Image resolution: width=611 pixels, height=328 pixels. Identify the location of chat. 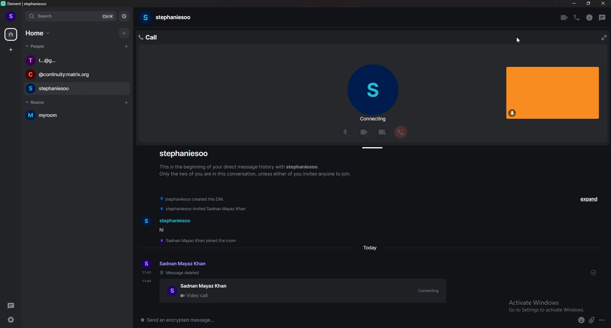
(76, 75).